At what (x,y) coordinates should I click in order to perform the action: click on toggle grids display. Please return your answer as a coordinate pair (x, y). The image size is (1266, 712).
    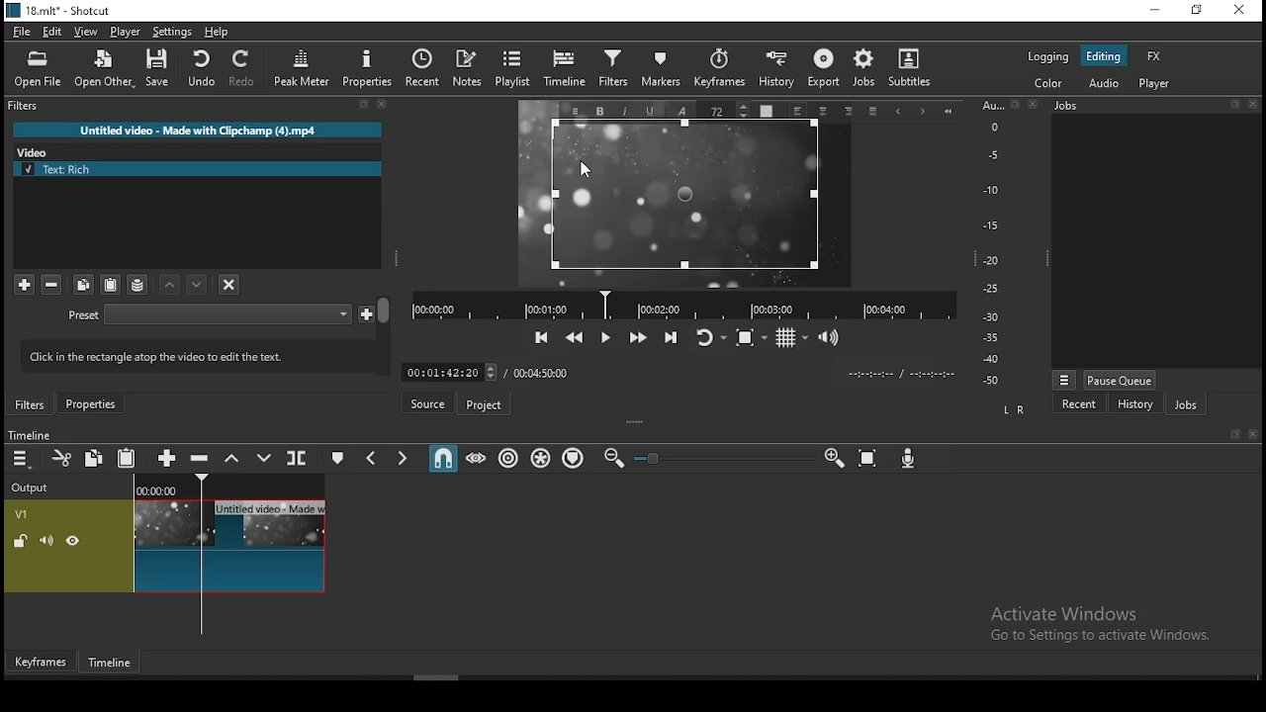
    Looking at the image, I should click on (790, 338).